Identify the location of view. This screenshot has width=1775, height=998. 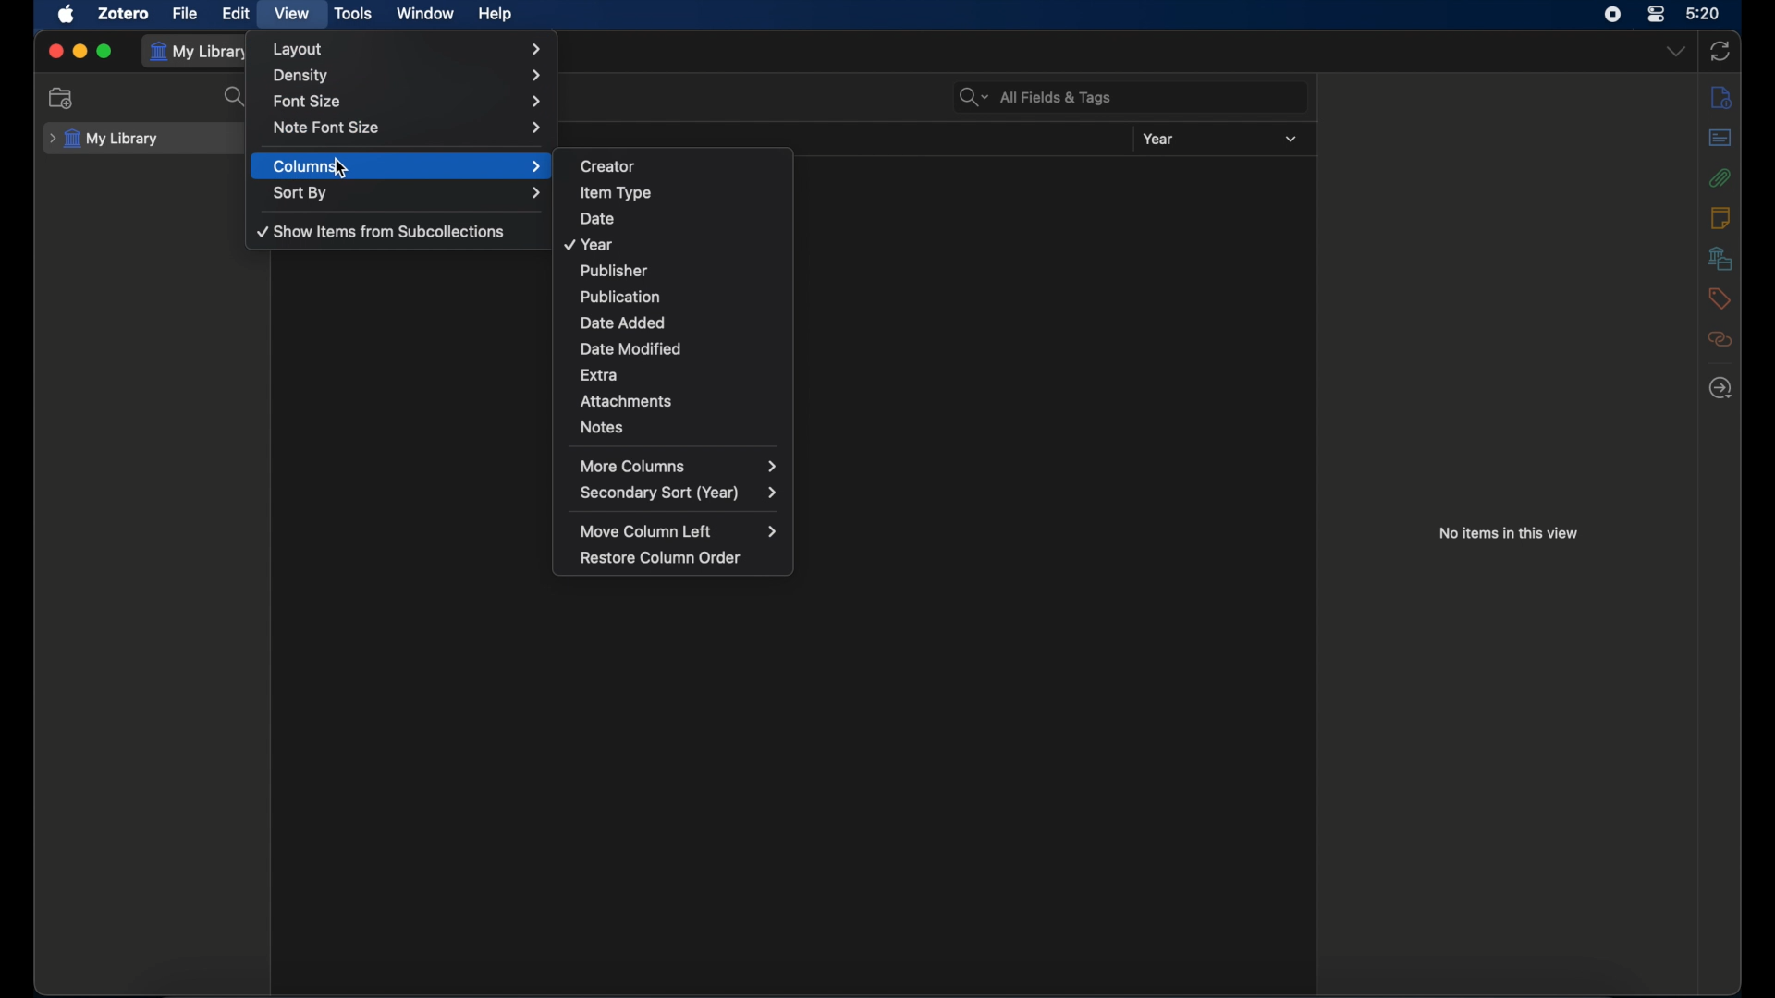
(293, 13).